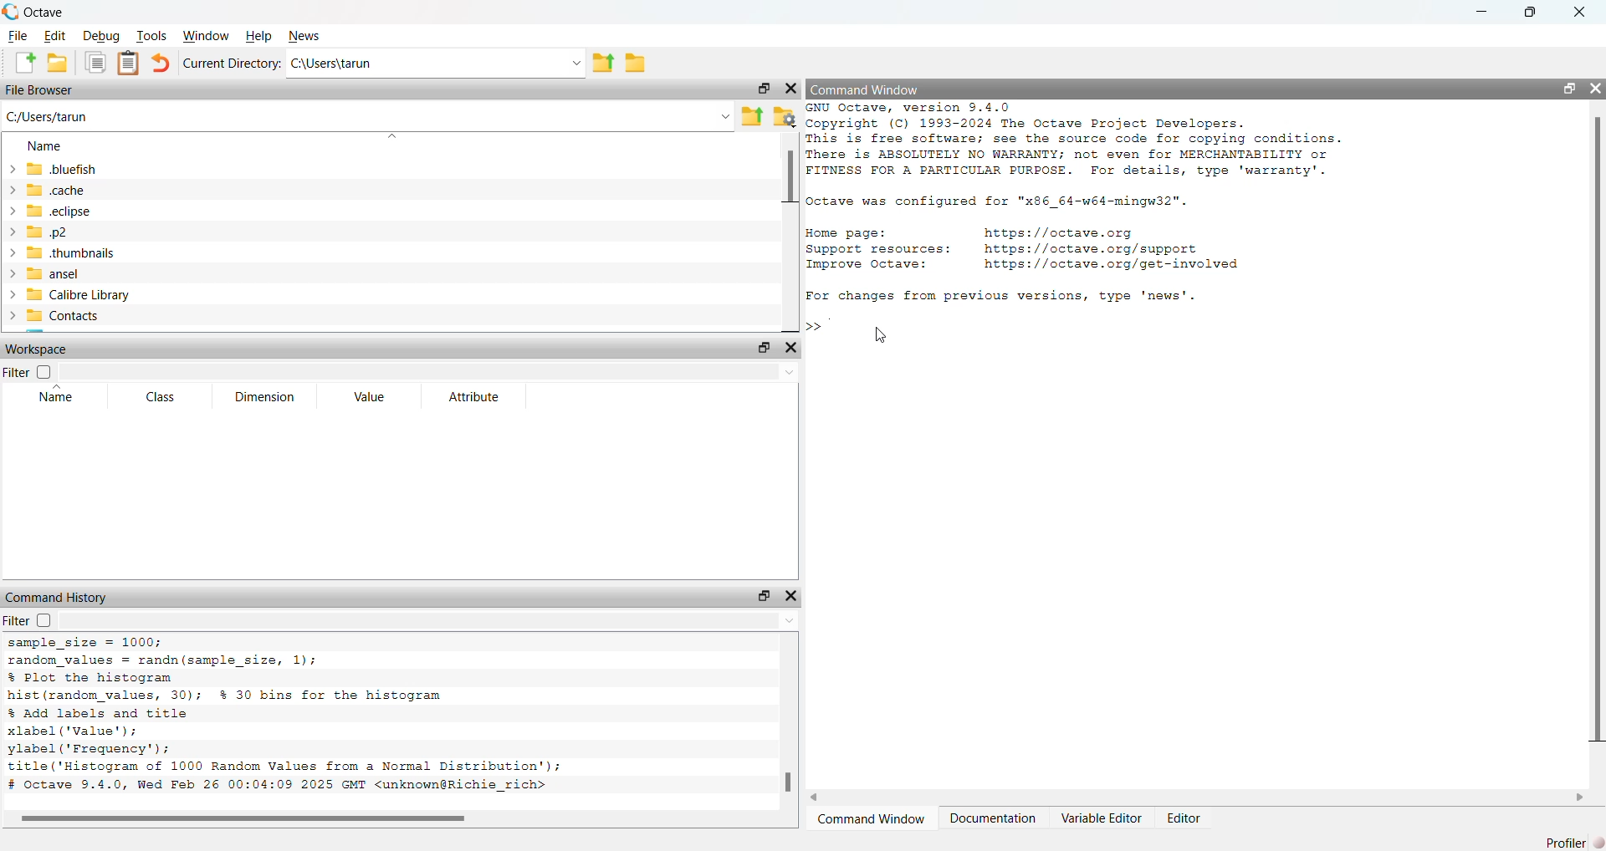  Describe the element at coordinates (821, 328) in the screenshot. I see `typing cursor` at that location.